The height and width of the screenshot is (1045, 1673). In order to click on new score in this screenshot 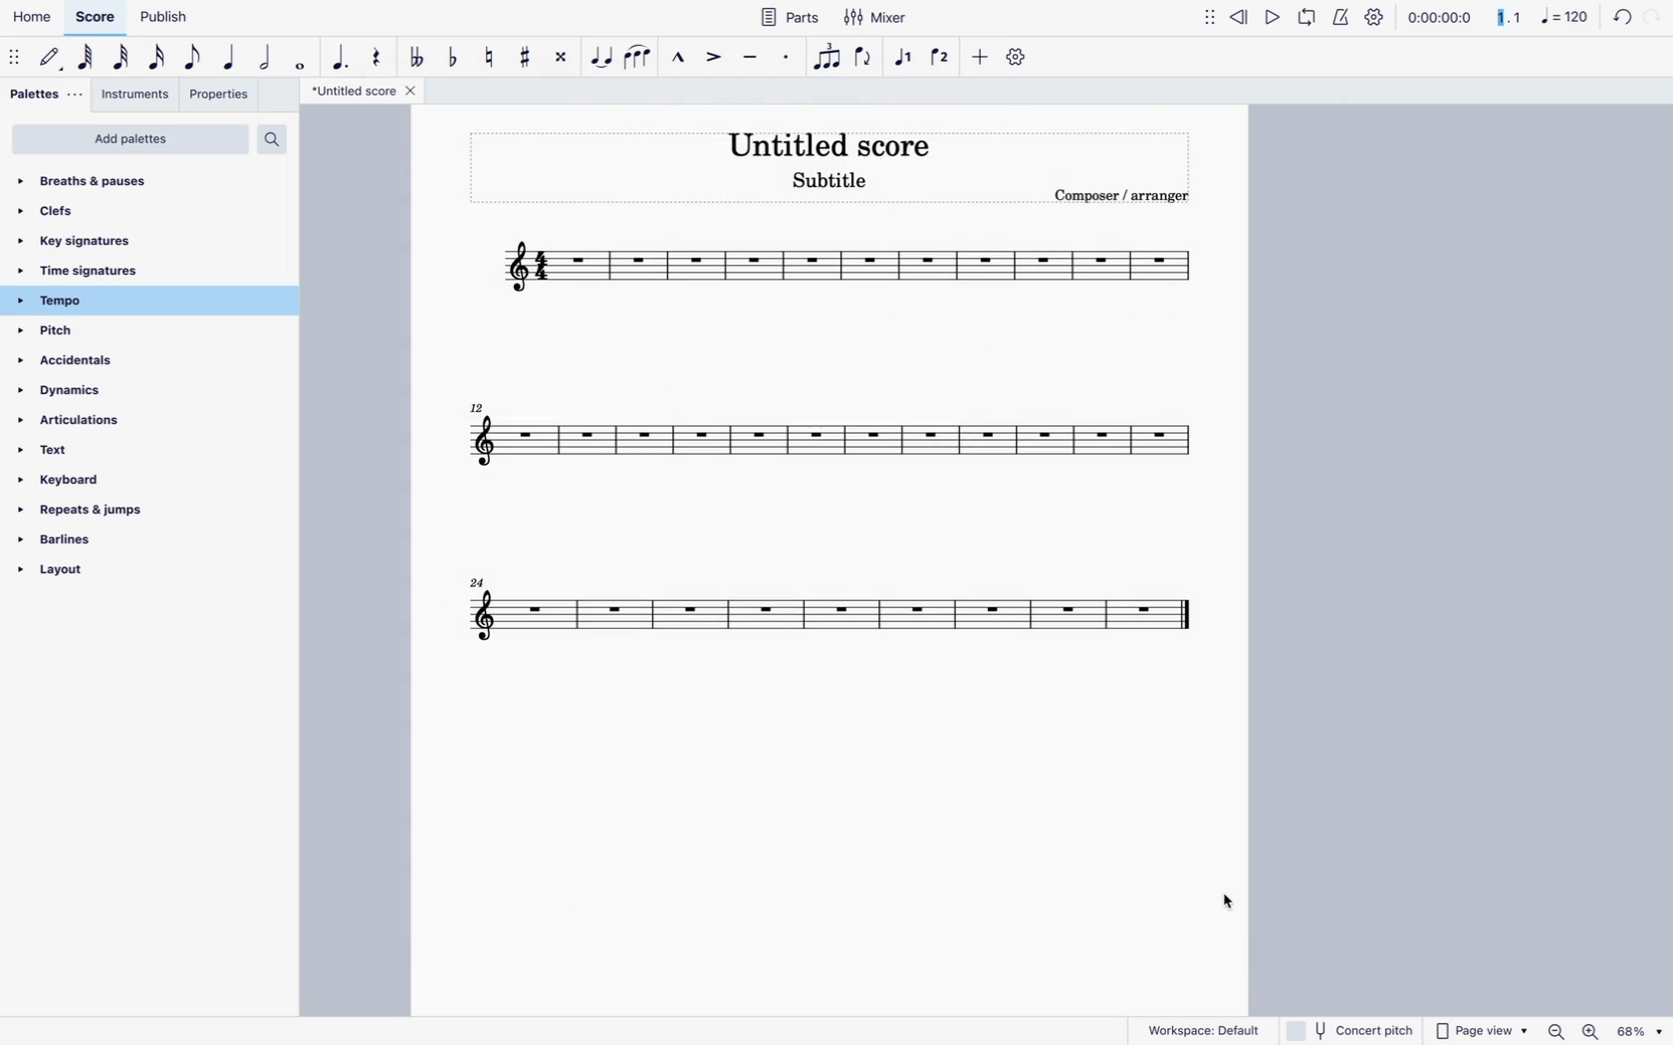, I will do `click(832, 443)`.